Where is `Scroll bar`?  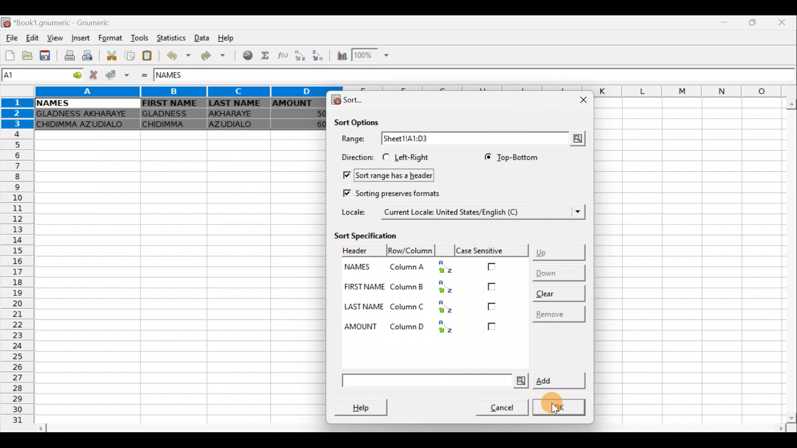
Scroll bar is located at coordinates (787, 260).